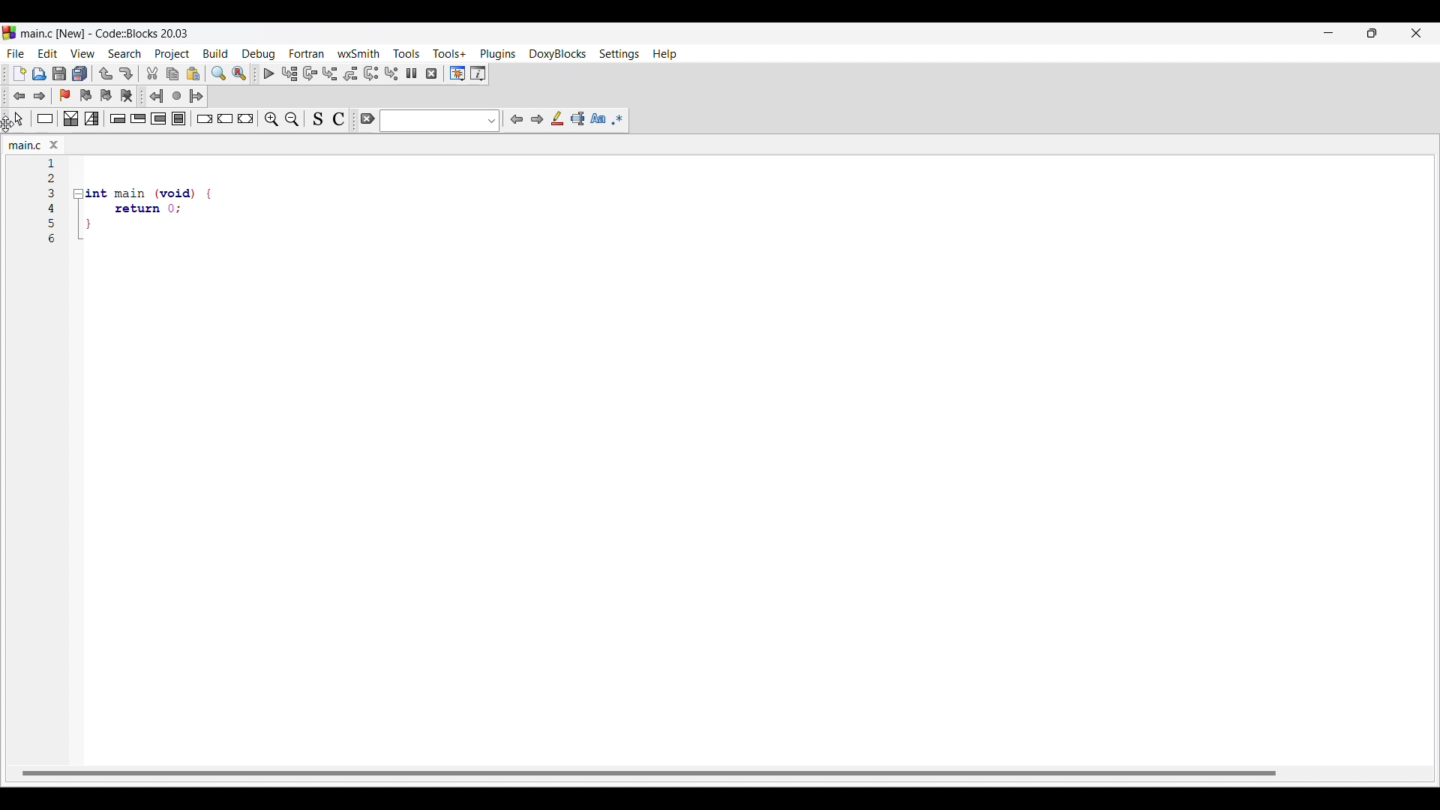 This screenshot has height=810, width=1440. I want to click on Next bookmark, so click(106, 95).